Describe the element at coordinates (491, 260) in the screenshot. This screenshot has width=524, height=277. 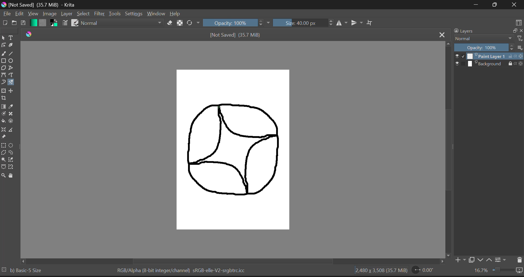
I see `Move Layer Up` at that location.